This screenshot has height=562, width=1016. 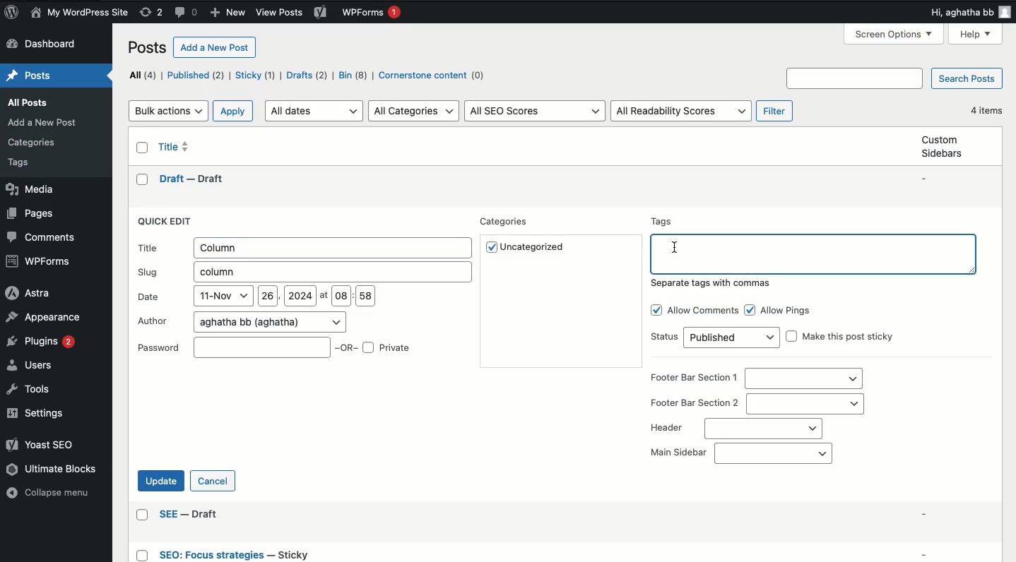 I want to click on Revisions, so click(x=152, y=13).